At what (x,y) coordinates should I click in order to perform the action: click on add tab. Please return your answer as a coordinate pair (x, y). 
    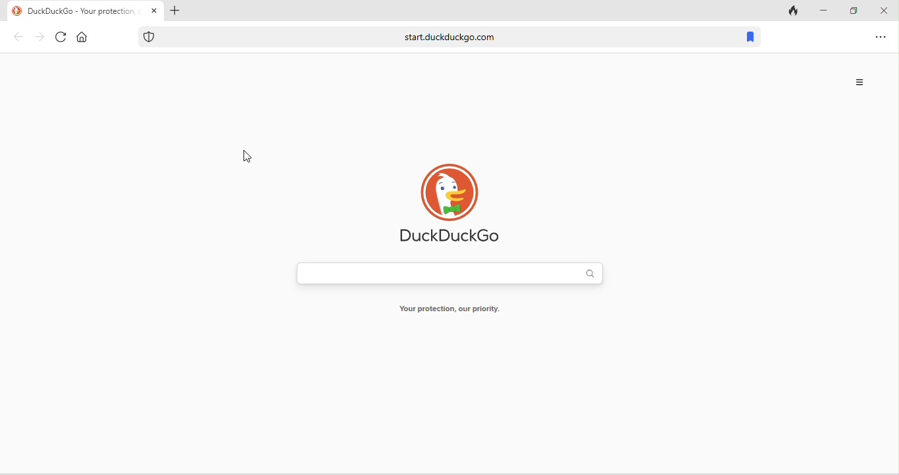
    Looking at the image, I should click on (184, 11).